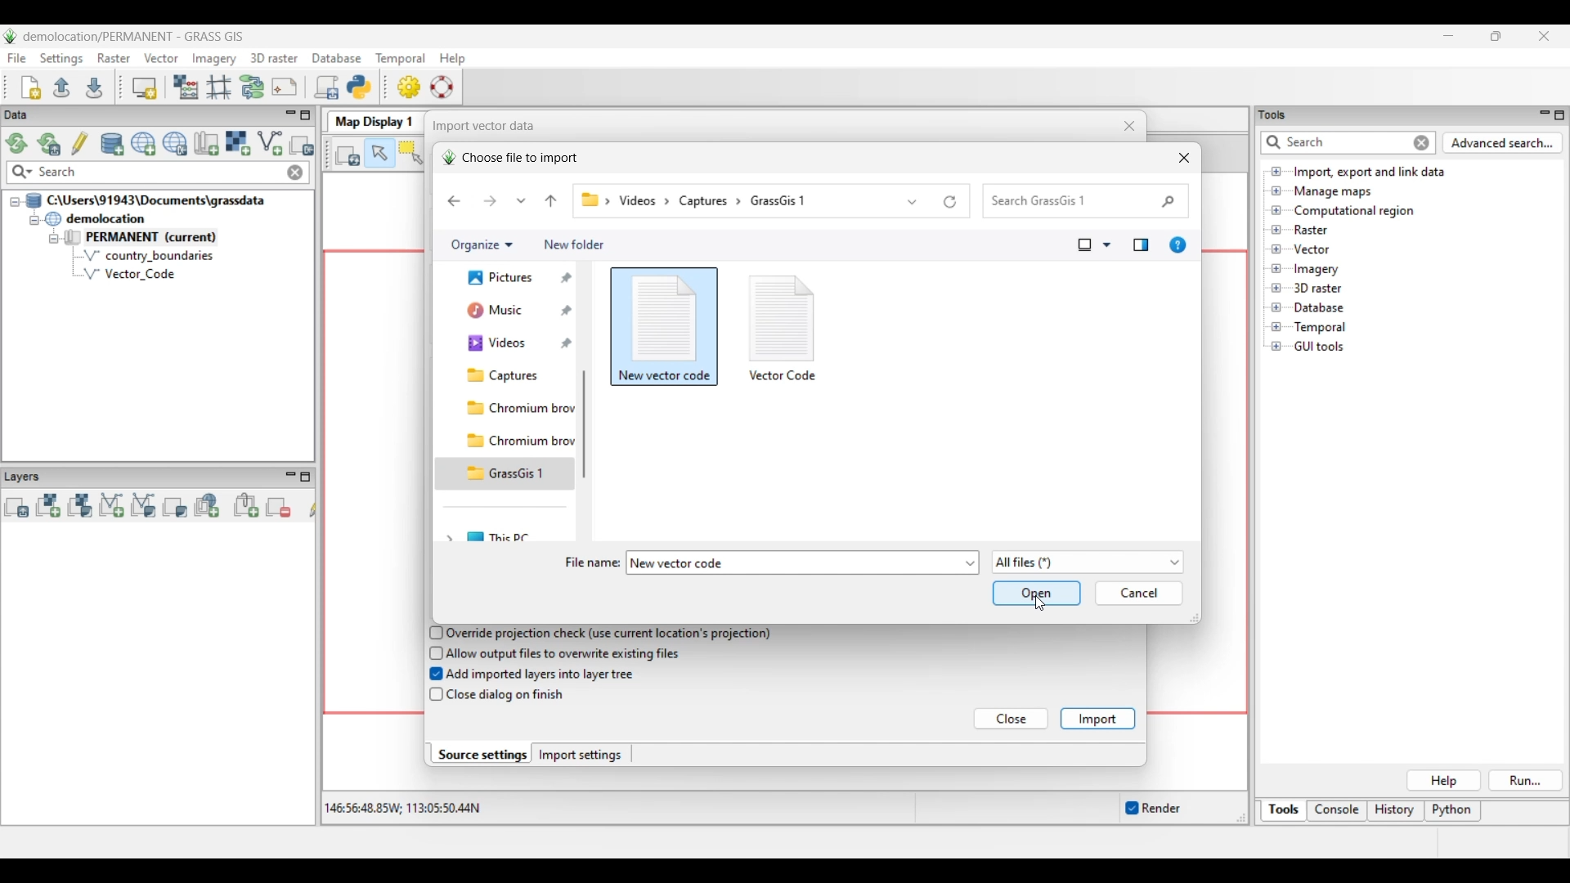  Describe the element at coordinates (522, 200) in the screenshot. I see `Recent locations` at that location.